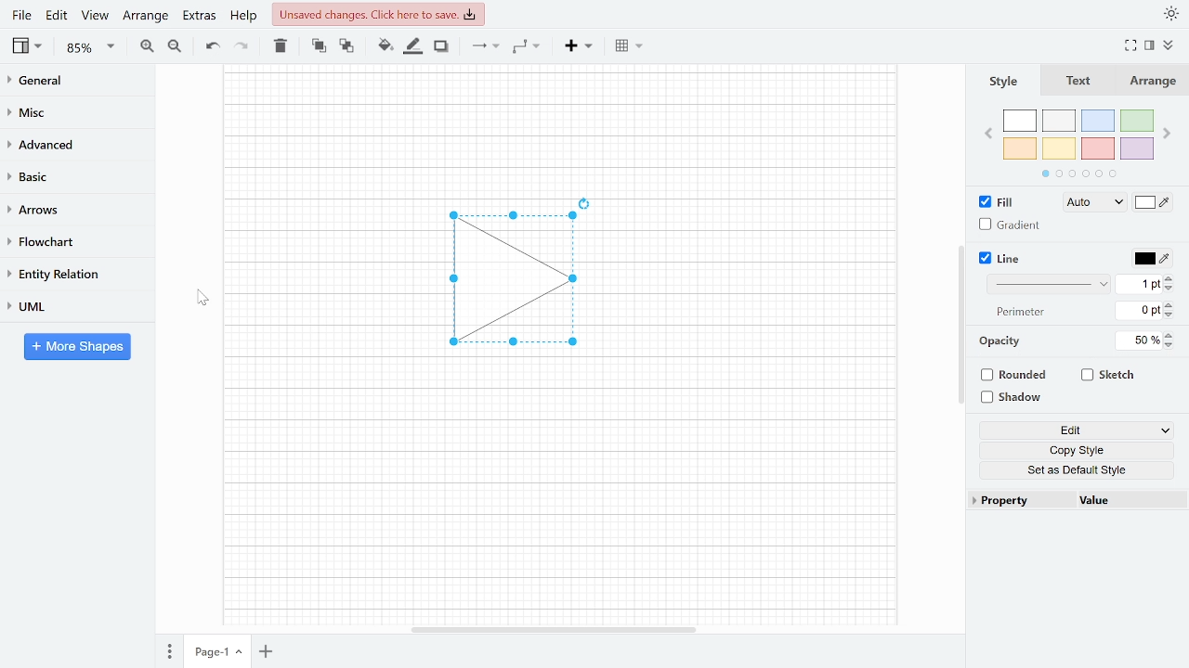  Describe the element at coordinates (1133, 45) in the screenshot. I see `Fullscreen` at that location.